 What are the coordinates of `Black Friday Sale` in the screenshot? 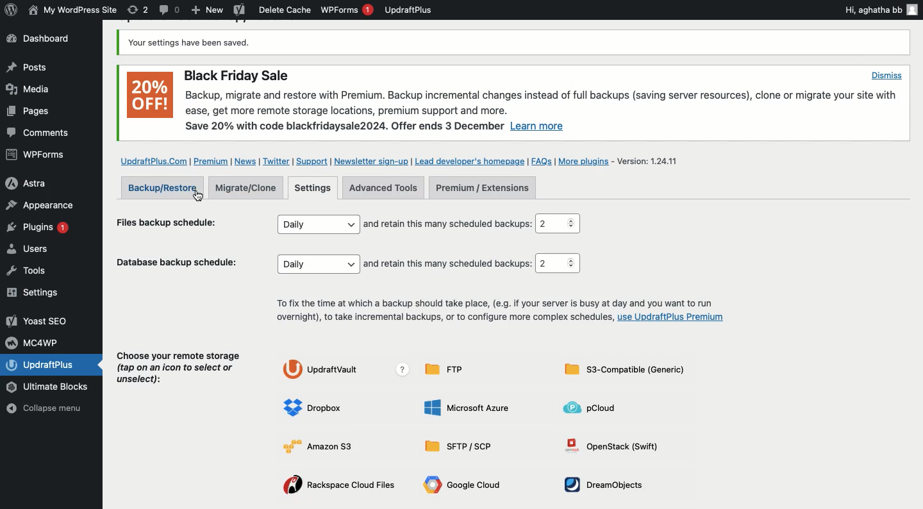 It's located at (238, 75).